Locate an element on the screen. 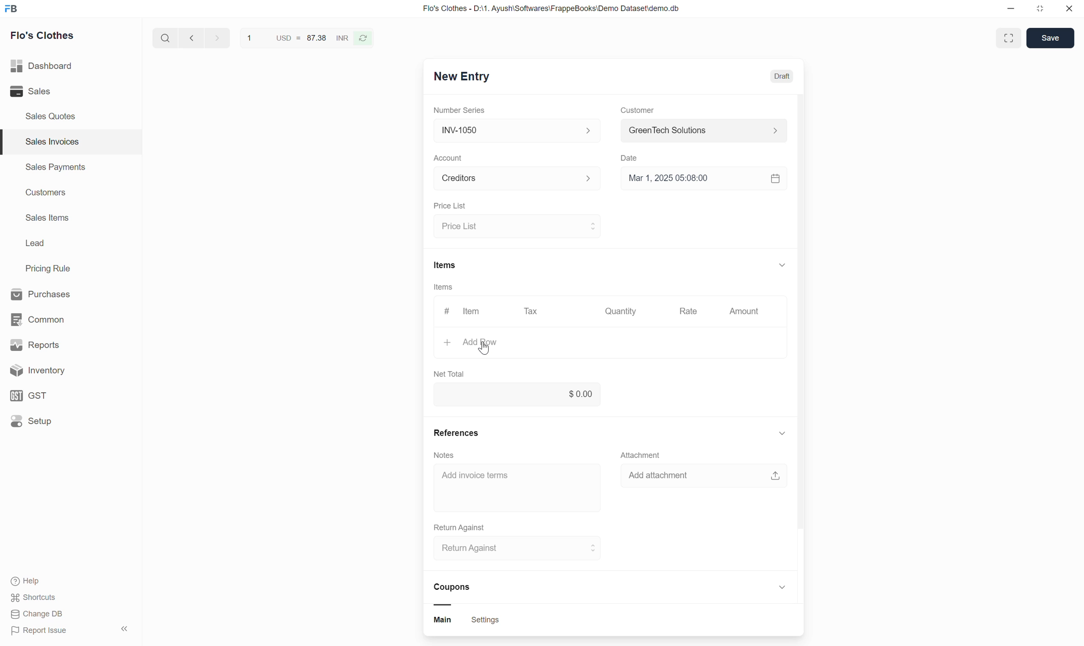 This screenshot has width=1084, height=646. Add row is located at coordinates (595, 344).